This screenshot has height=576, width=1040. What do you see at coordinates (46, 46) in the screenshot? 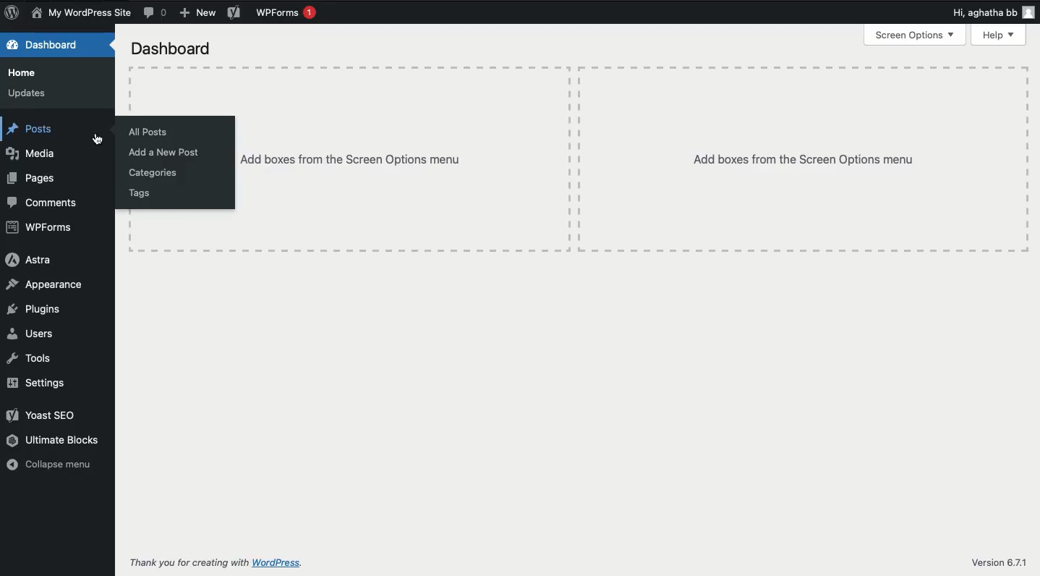
I see `Dashboard` at bounding box center [46, 46].